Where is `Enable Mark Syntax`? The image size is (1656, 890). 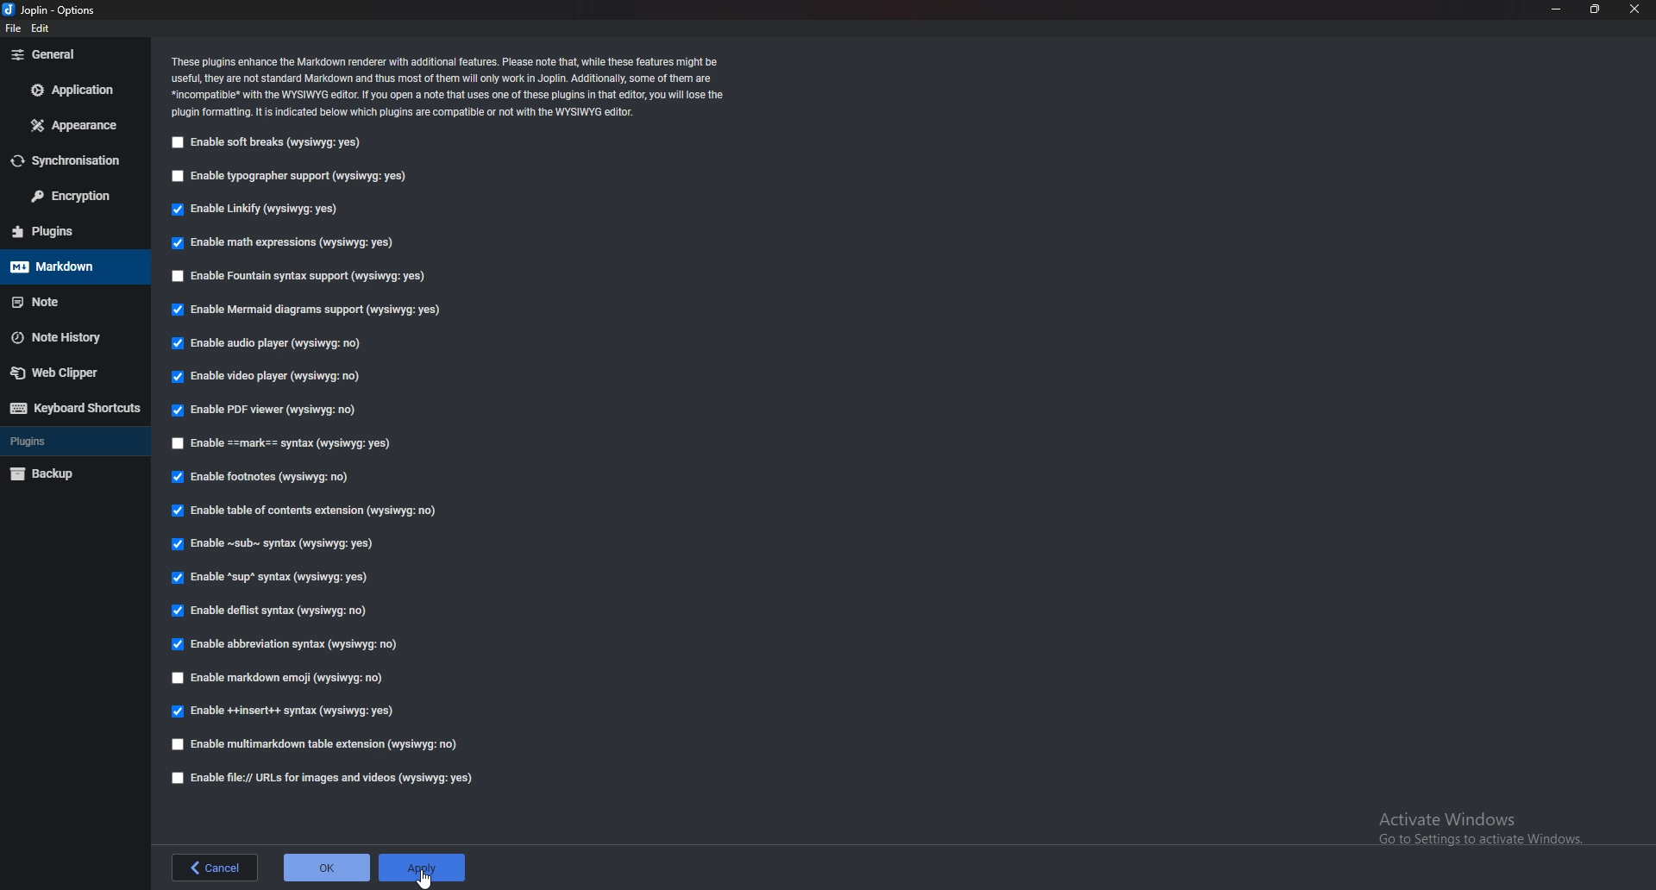
Enable Mark Syntax is located at coordinates (295, 444).